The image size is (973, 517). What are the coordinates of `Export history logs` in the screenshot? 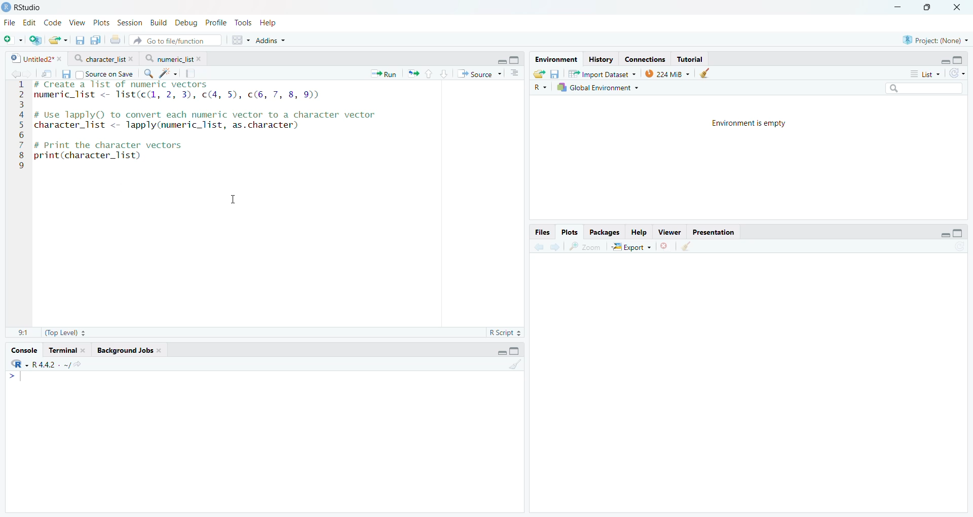 It's located at (538, 73).